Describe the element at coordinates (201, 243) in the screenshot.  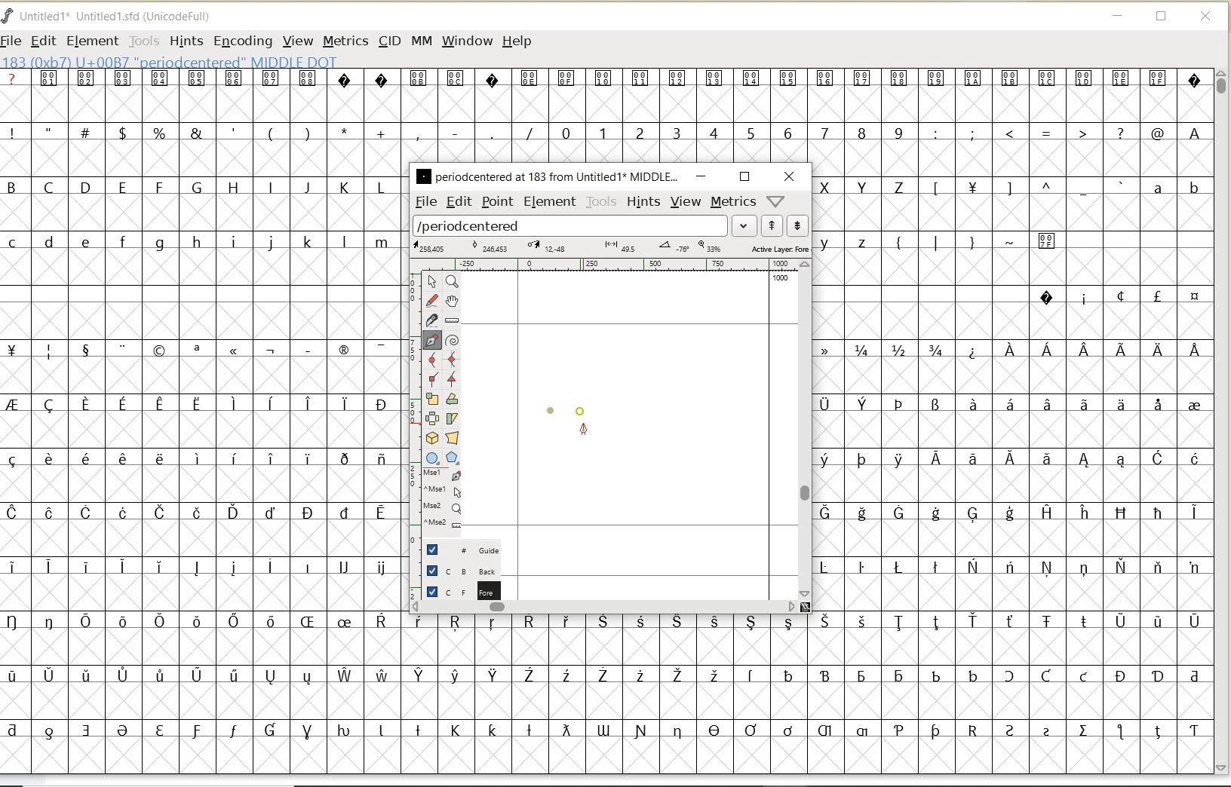
I see `lowercase letters` at that location.